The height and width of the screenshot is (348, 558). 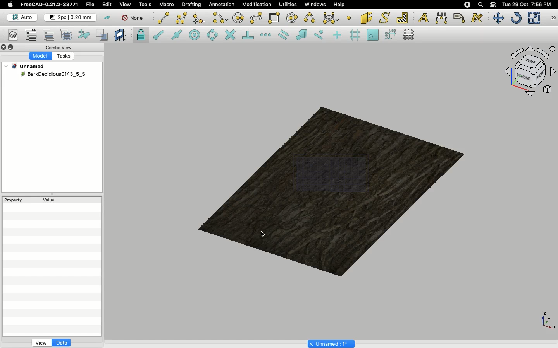 I want to click on View, so click(x=125, y=4).